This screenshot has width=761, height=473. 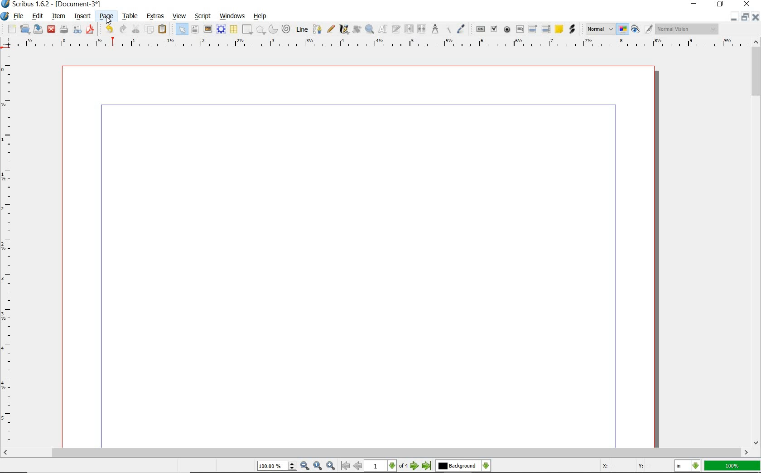 I want to click on page, so click(x=105, y=15).